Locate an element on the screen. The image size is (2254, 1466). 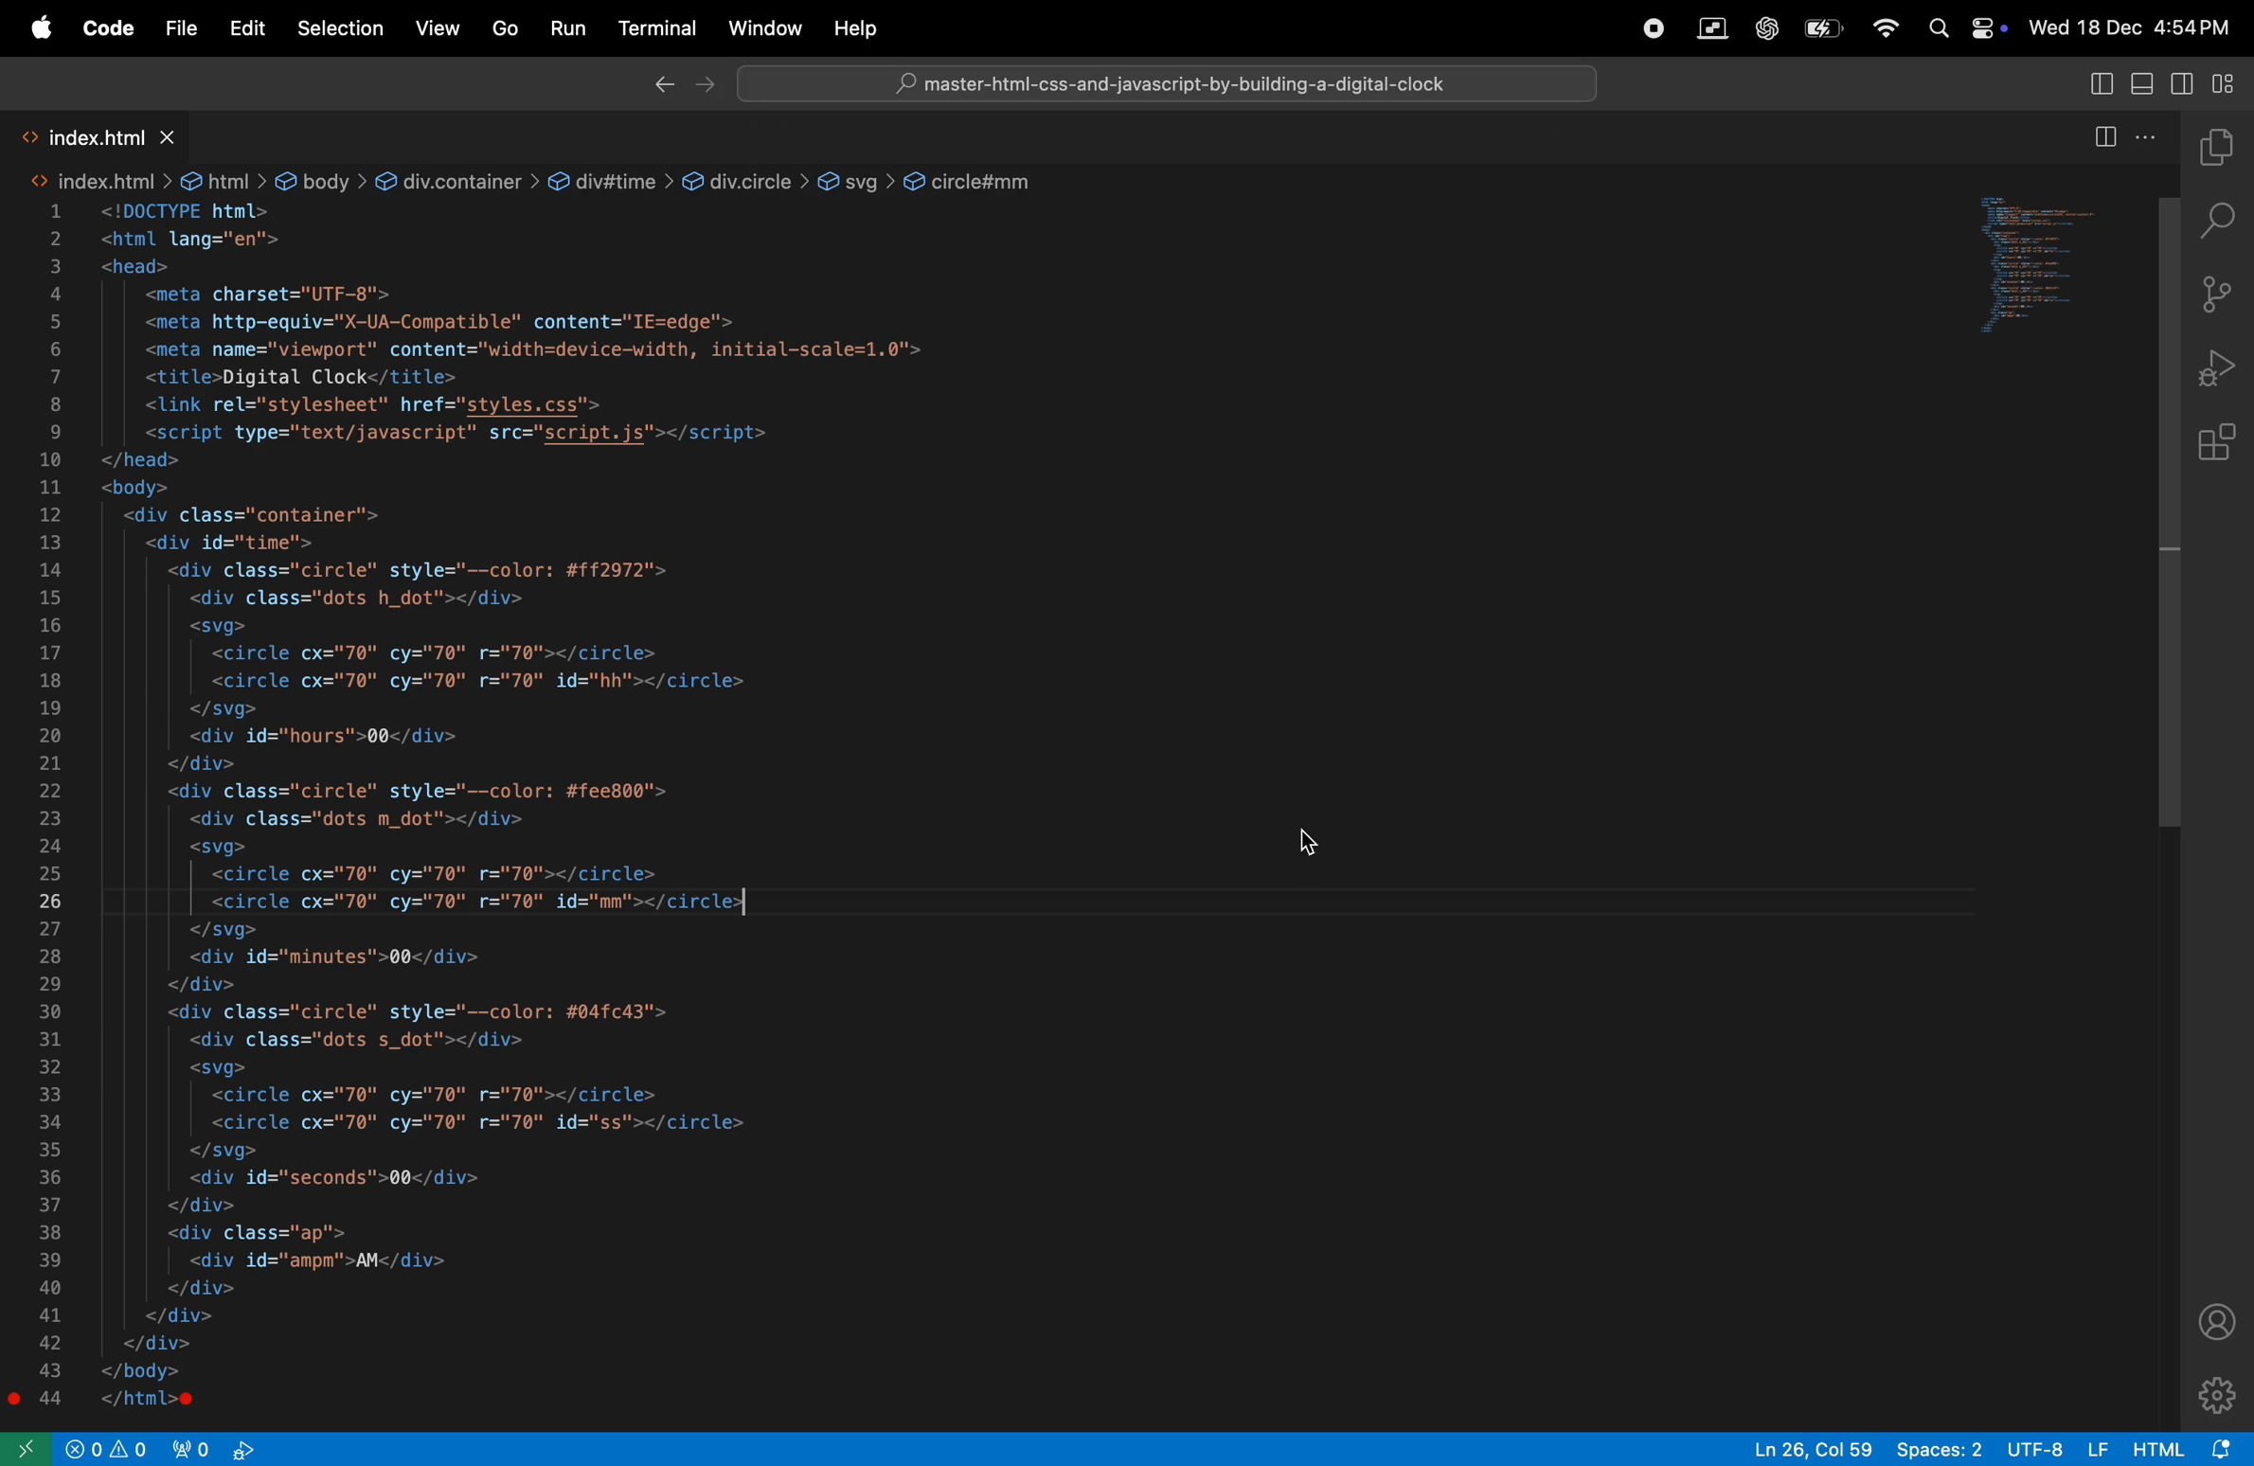
master-html-css-and-javascript-by-building-a-digital-clock is located at coordinates (1185, 86).